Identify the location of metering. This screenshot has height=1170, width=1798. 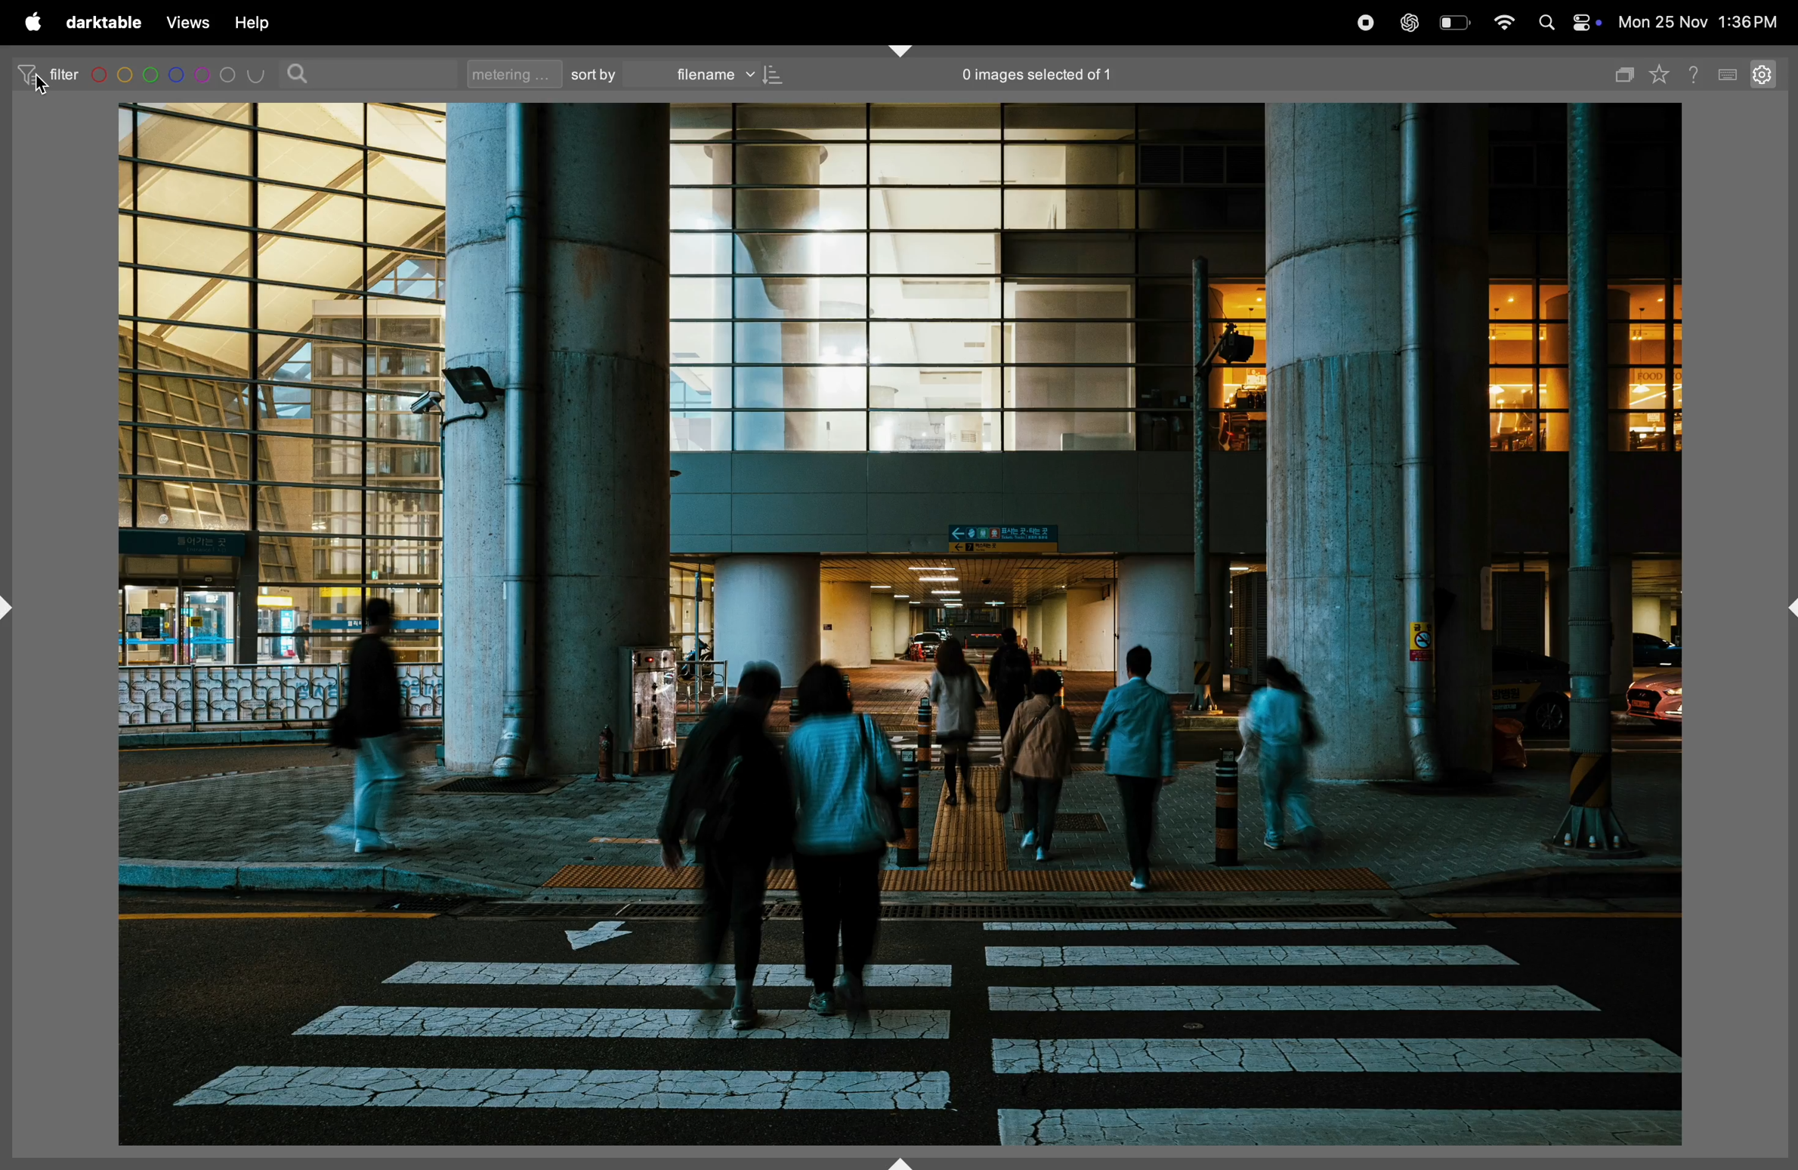
(509, 73).